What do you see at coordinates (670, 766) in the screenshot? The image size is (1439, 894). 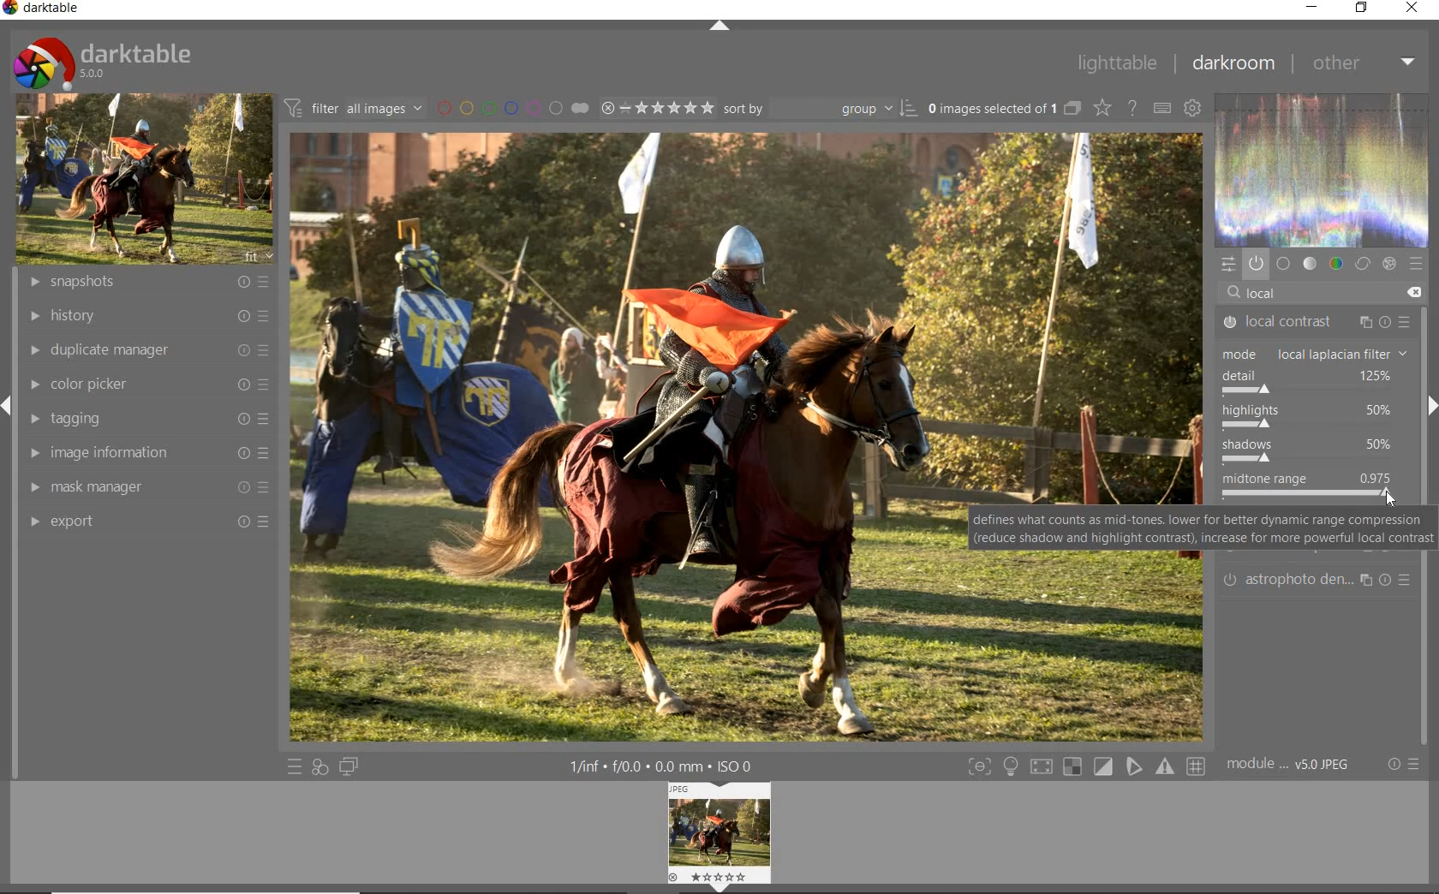 I see `display information` at bounding box center [670, 766].